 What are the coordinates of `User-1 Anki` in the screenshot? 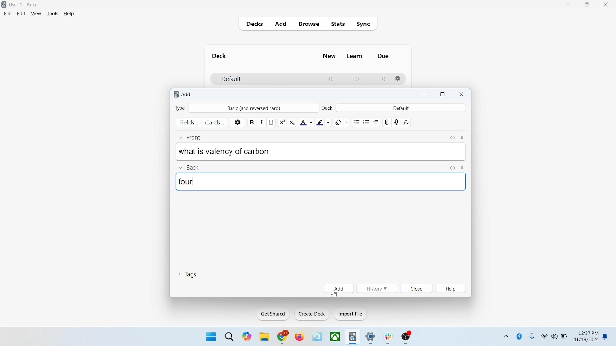 It's located at (25, 5).